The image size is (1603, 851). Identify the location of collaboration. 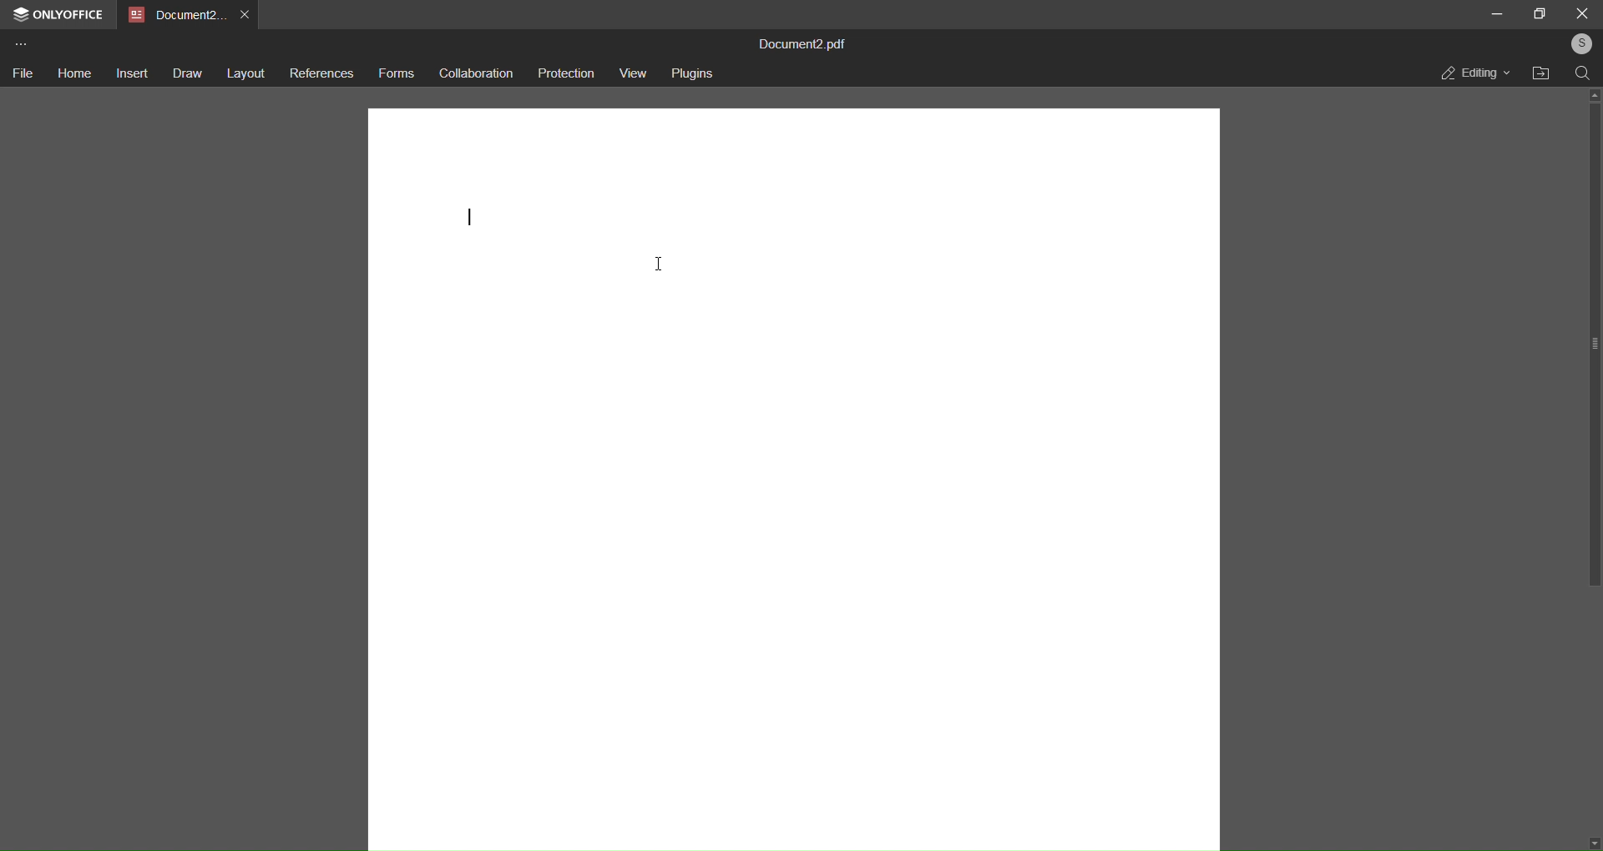
(474, 74).